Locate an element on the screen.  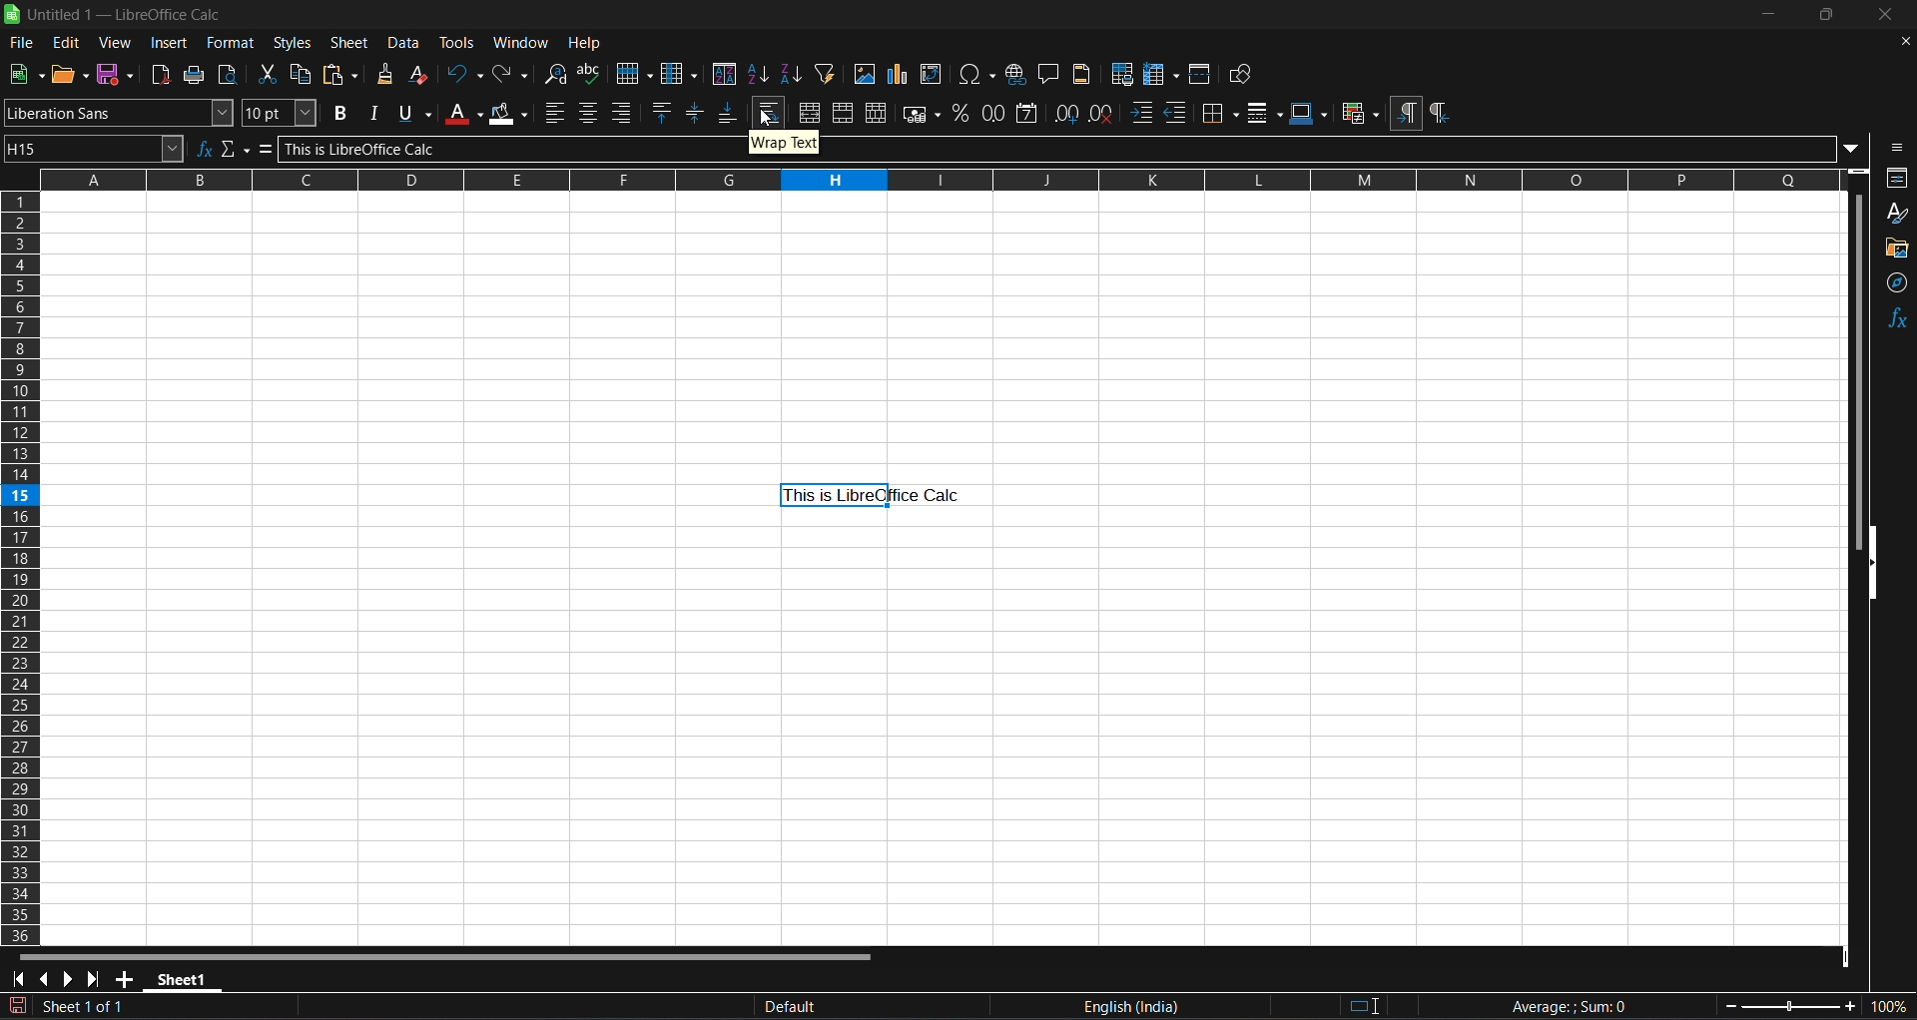
maximize is located at coordinates (1831, 16).